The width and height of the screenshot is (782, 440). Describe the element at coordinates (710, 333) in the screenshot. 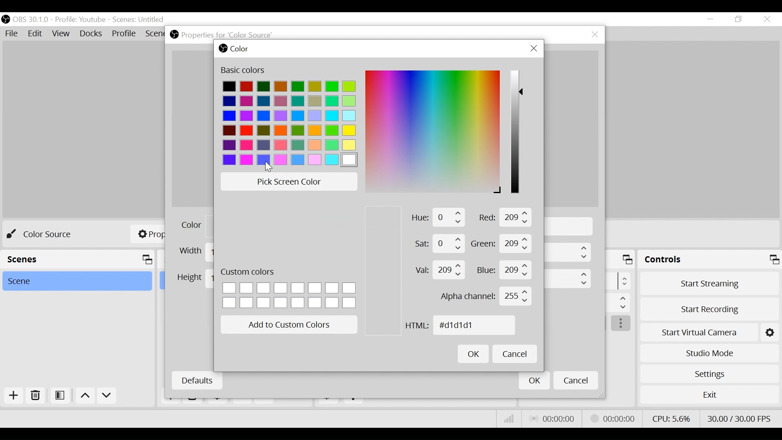

I see `Start Virtual Camera` at that location.